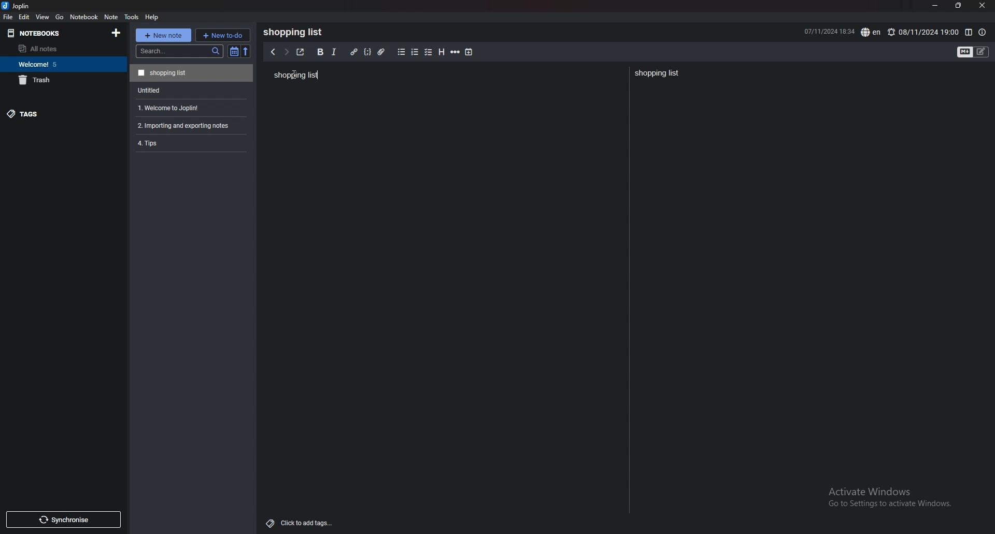 This screenshot has height=534, width=995. What do you see at coordinates (234, 51) in the screenshot?
I see `toggle sort order` at bounding box center [234, 51].